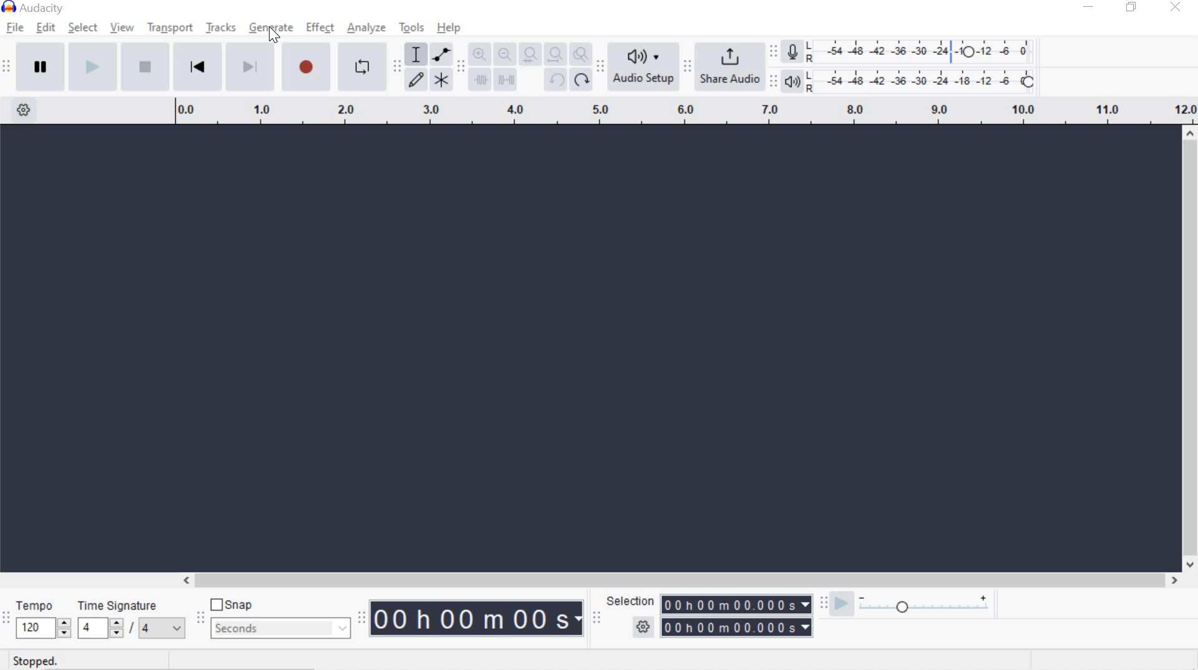 The width and height of the screenshot is (1198, 670). I want to click on Audio setup, so click(645, 66).